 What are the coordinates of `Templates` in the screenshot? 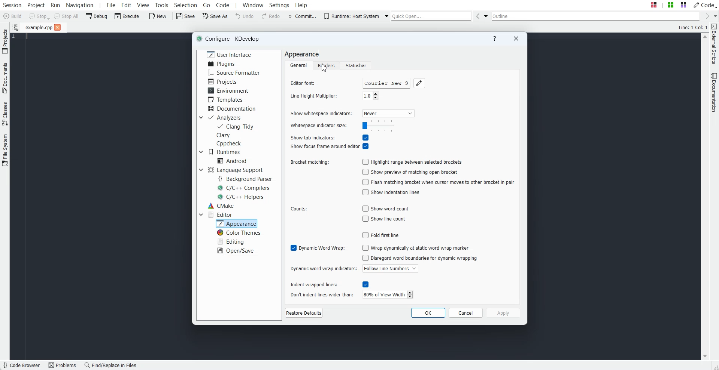 It's located at (226, 99).